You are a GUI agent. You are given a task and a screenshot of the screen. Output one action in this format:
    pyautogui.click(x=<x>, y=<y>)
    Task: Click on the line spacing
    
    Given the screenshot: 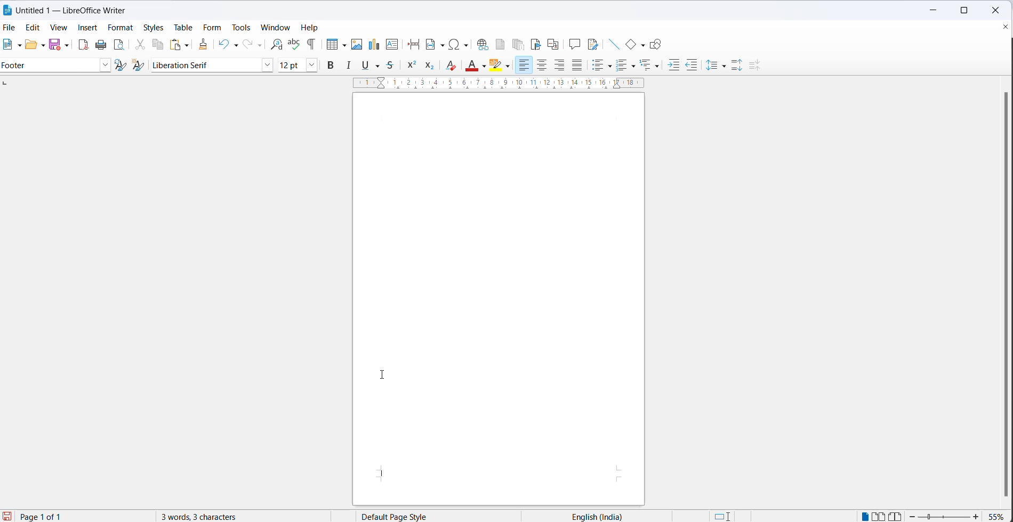 What is the action you would take?
    pyautogui.click(x=712, y=63)
    